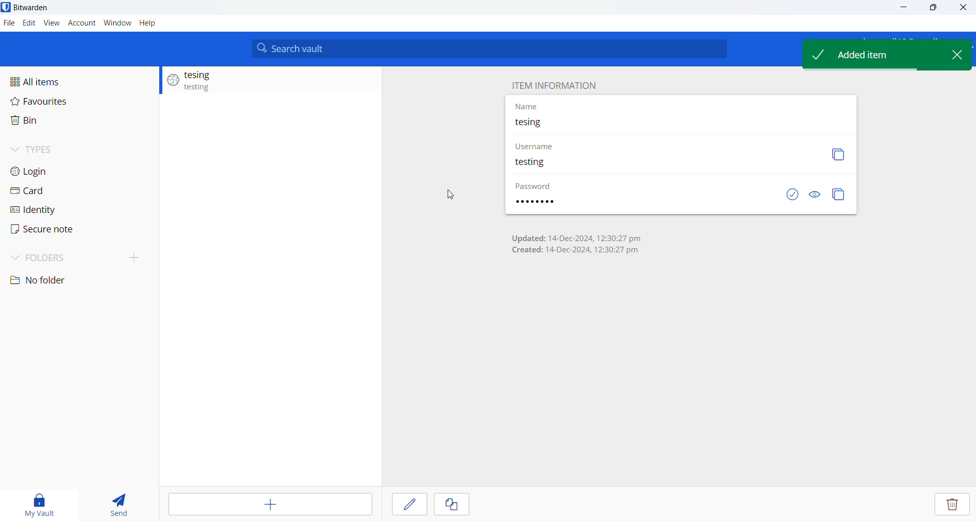  I want to click on minimize, so click(902, 10).